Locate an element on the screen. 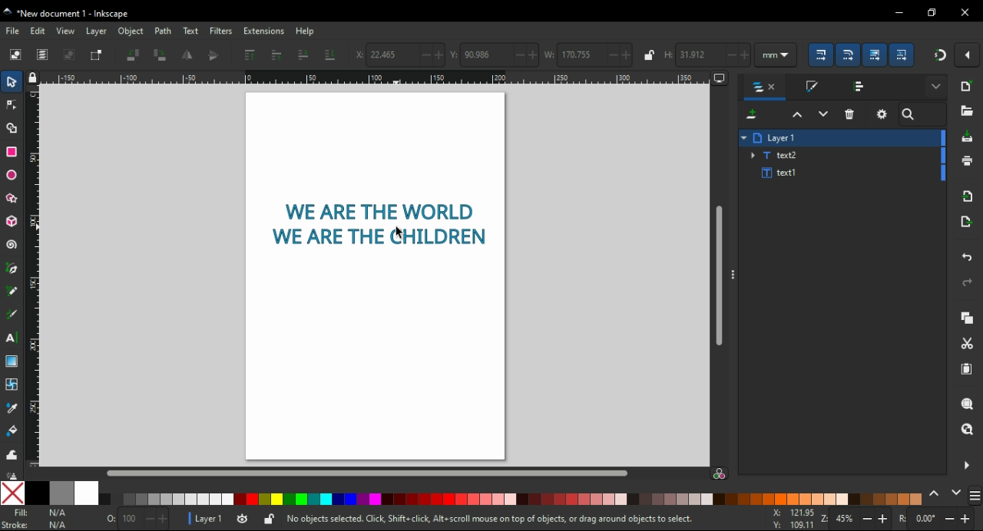 The width and height of the screenshot is (983, 531). spiral tool is located at coordinates (10, 245).